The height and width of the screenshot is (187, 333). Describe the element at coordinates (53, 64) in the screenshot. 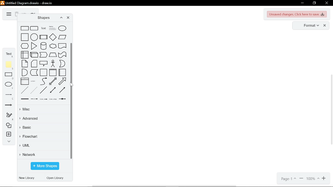

I see `actor` at that location.